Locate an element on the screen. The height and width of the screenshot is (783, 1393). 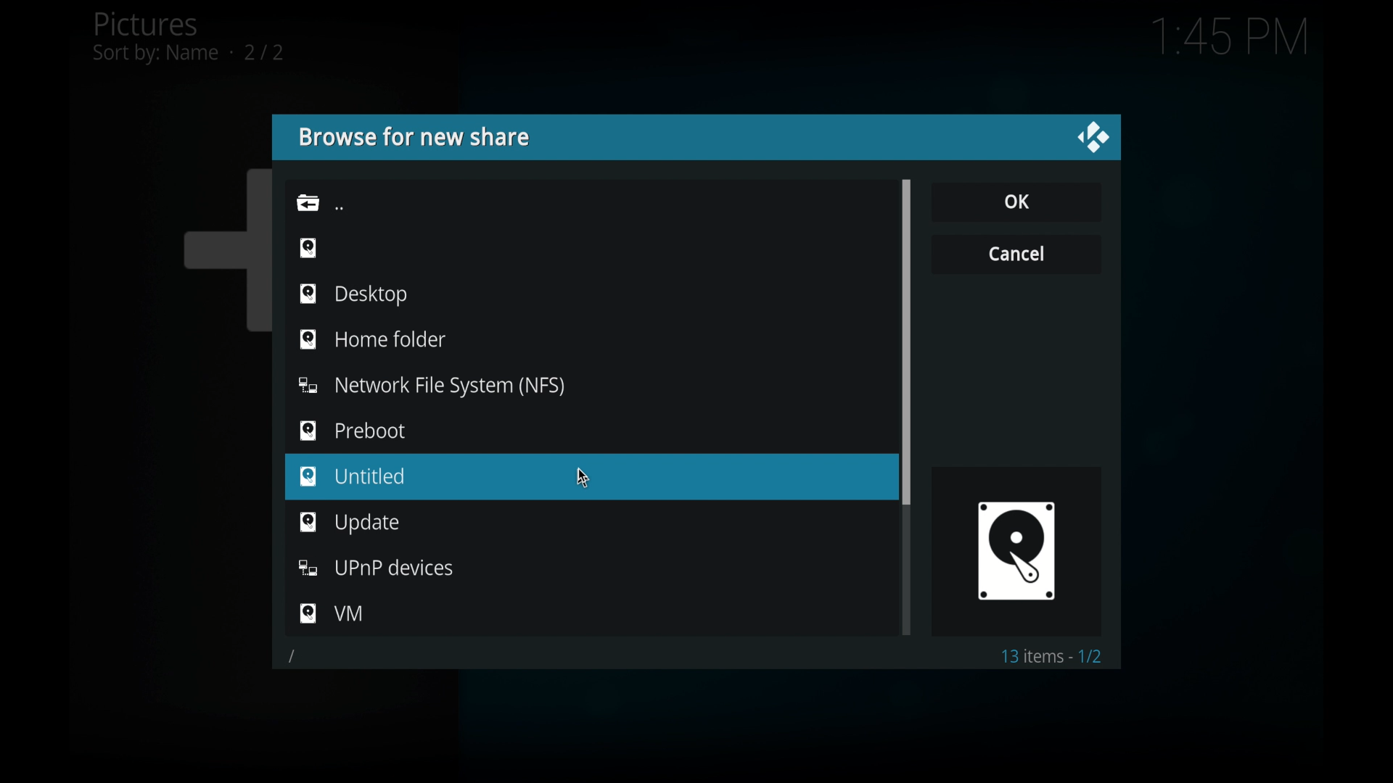
back icon is located at coordinates (319, 202).